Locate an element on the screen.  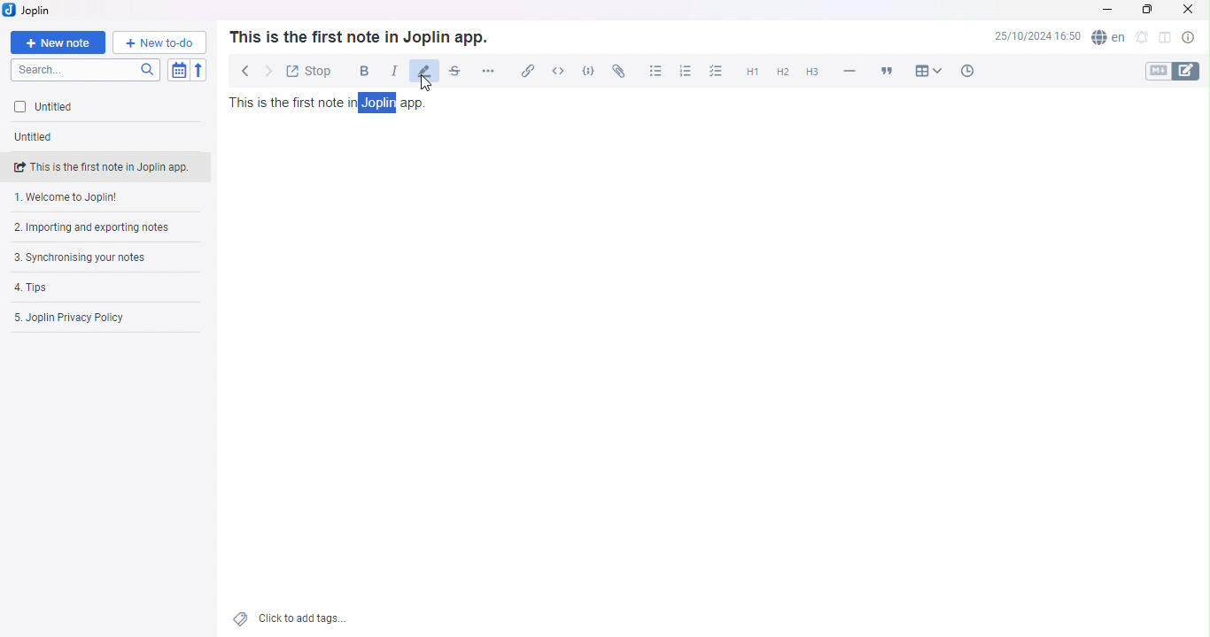
Toggle editors is located at coordinates (1170, 72).